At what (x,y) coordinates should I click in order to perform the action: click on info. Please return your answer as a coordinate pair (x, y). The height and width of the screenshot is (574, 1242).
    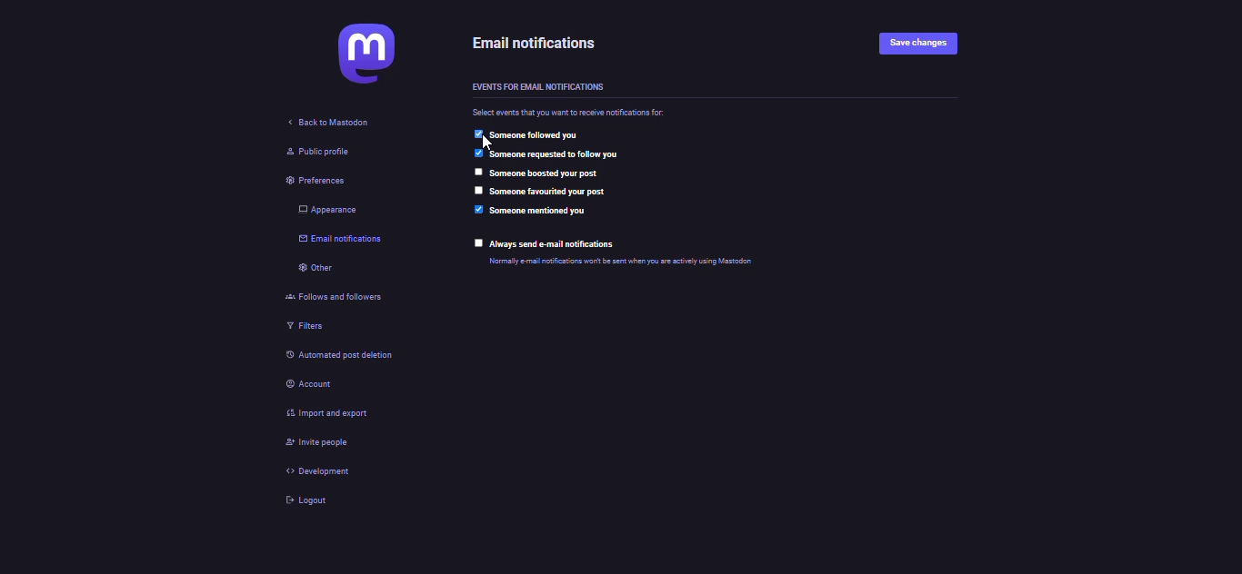
    Looking at the image, I should click on (620, 262).